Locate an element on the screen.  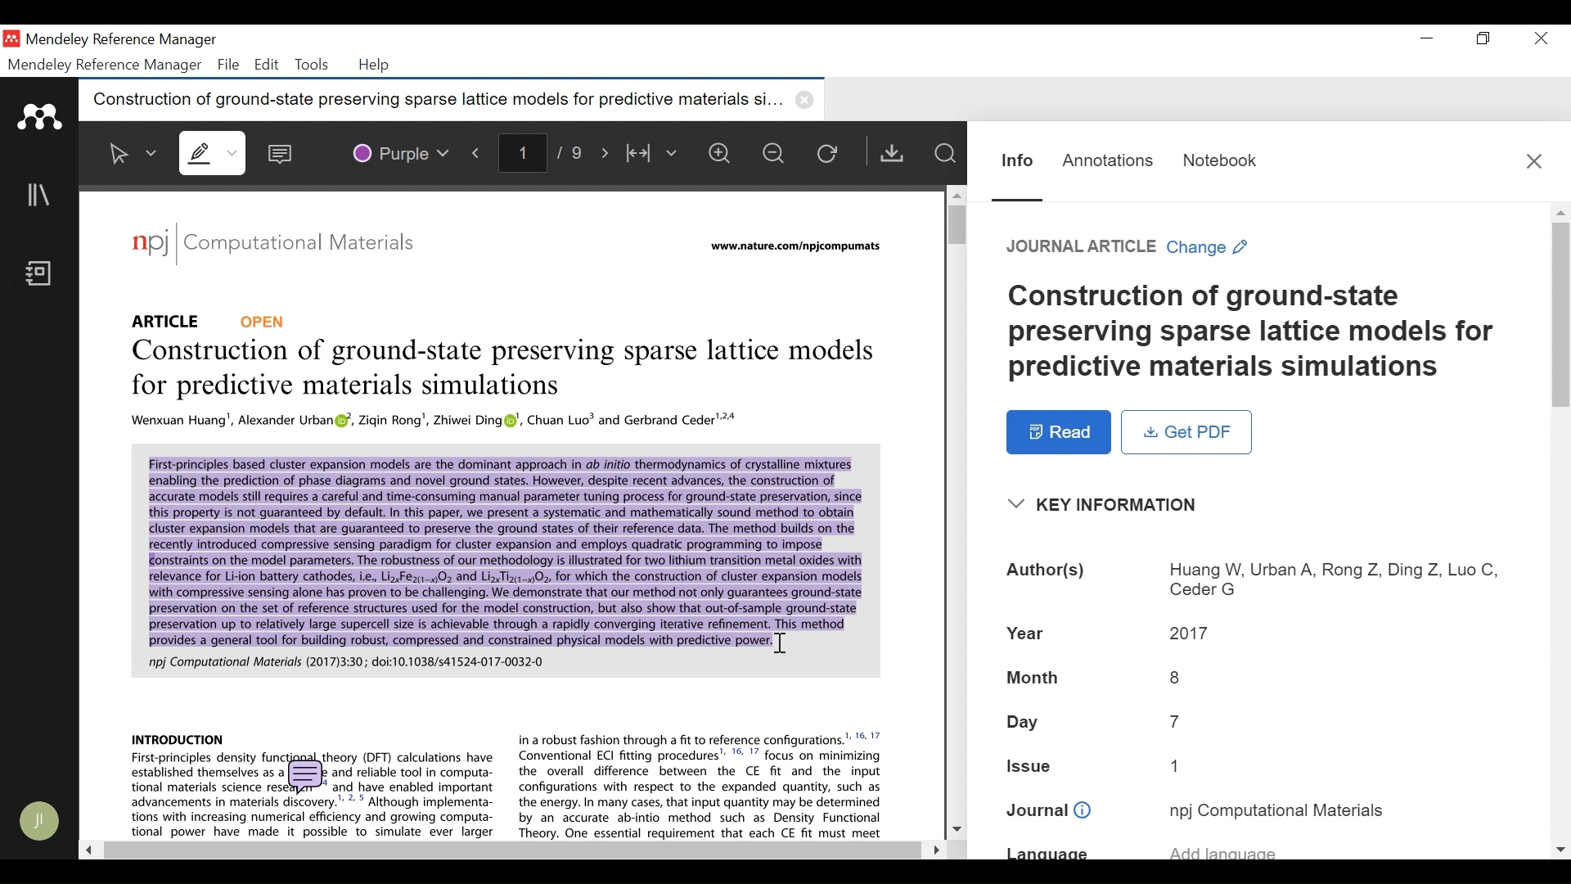
Find in Files is located at coordinates (944, 153).